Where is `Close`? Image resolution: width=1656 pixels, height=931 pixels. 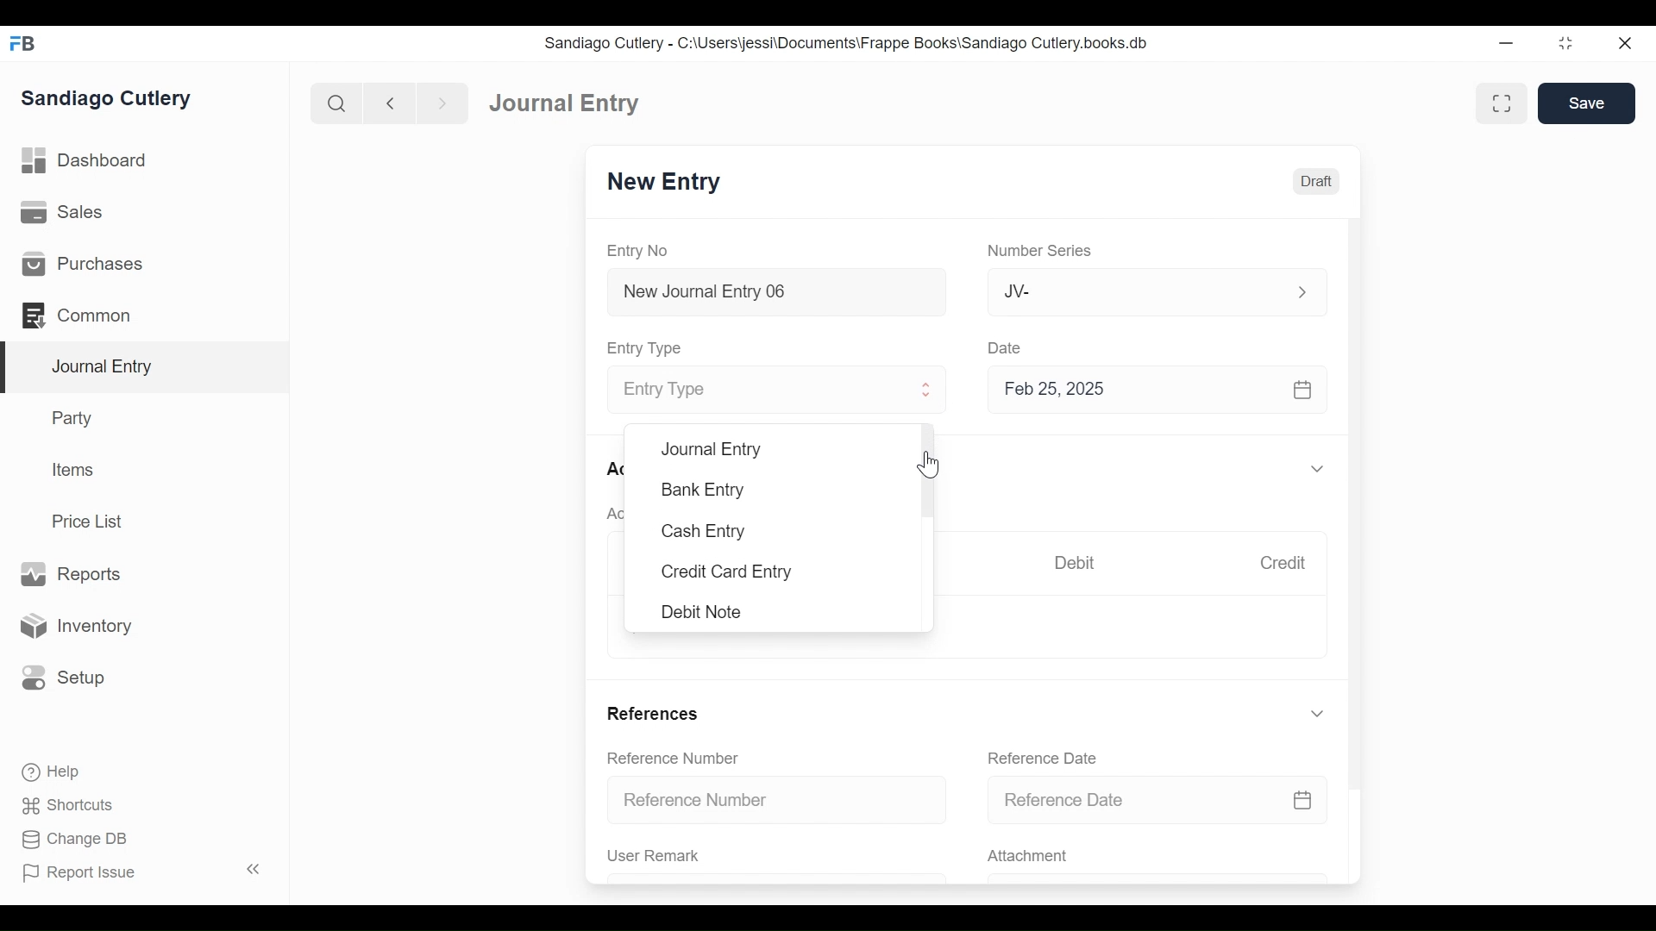
Close is located at coordinates (1628, 42).